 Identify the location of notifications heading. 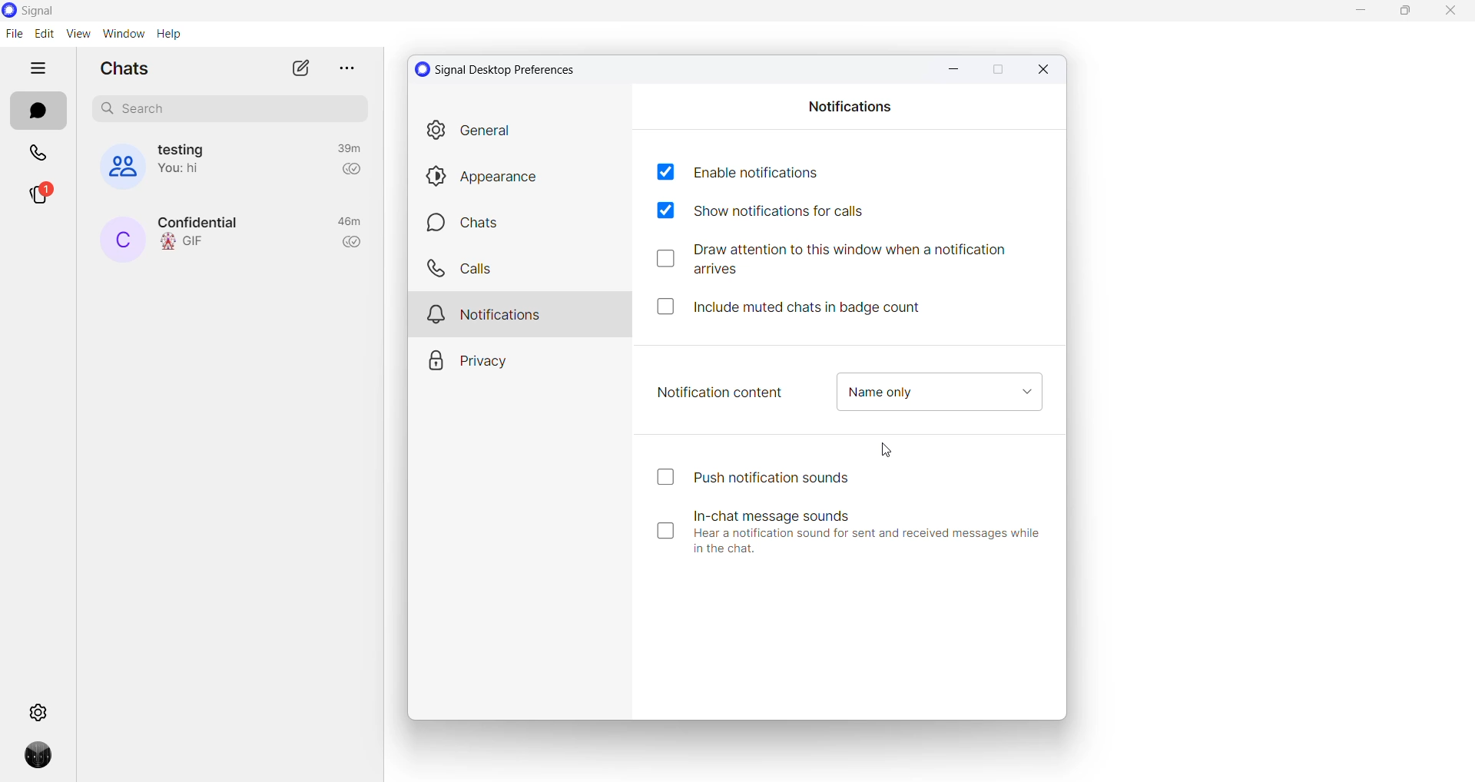
(851, 105).